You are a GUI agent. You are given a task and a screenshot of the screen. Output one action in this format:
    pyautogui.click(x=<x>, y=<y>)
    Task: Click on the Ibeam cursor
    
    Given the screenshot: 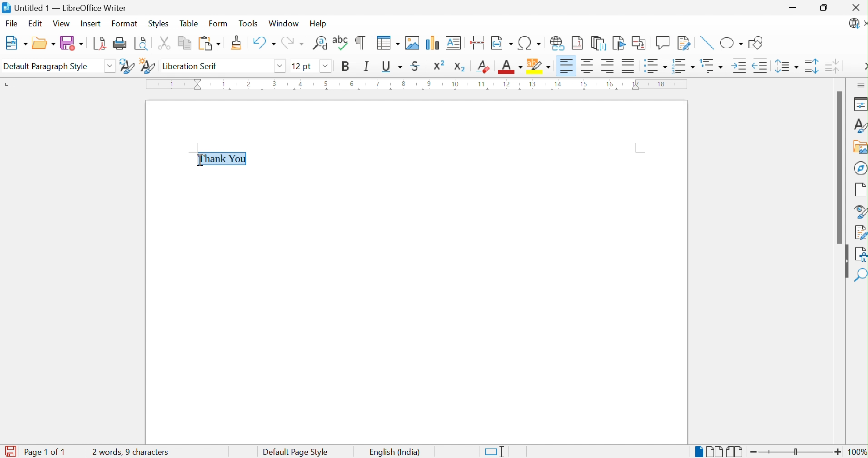 What is the action you would take?
    pyautogui.click(x=202, y=162)
    